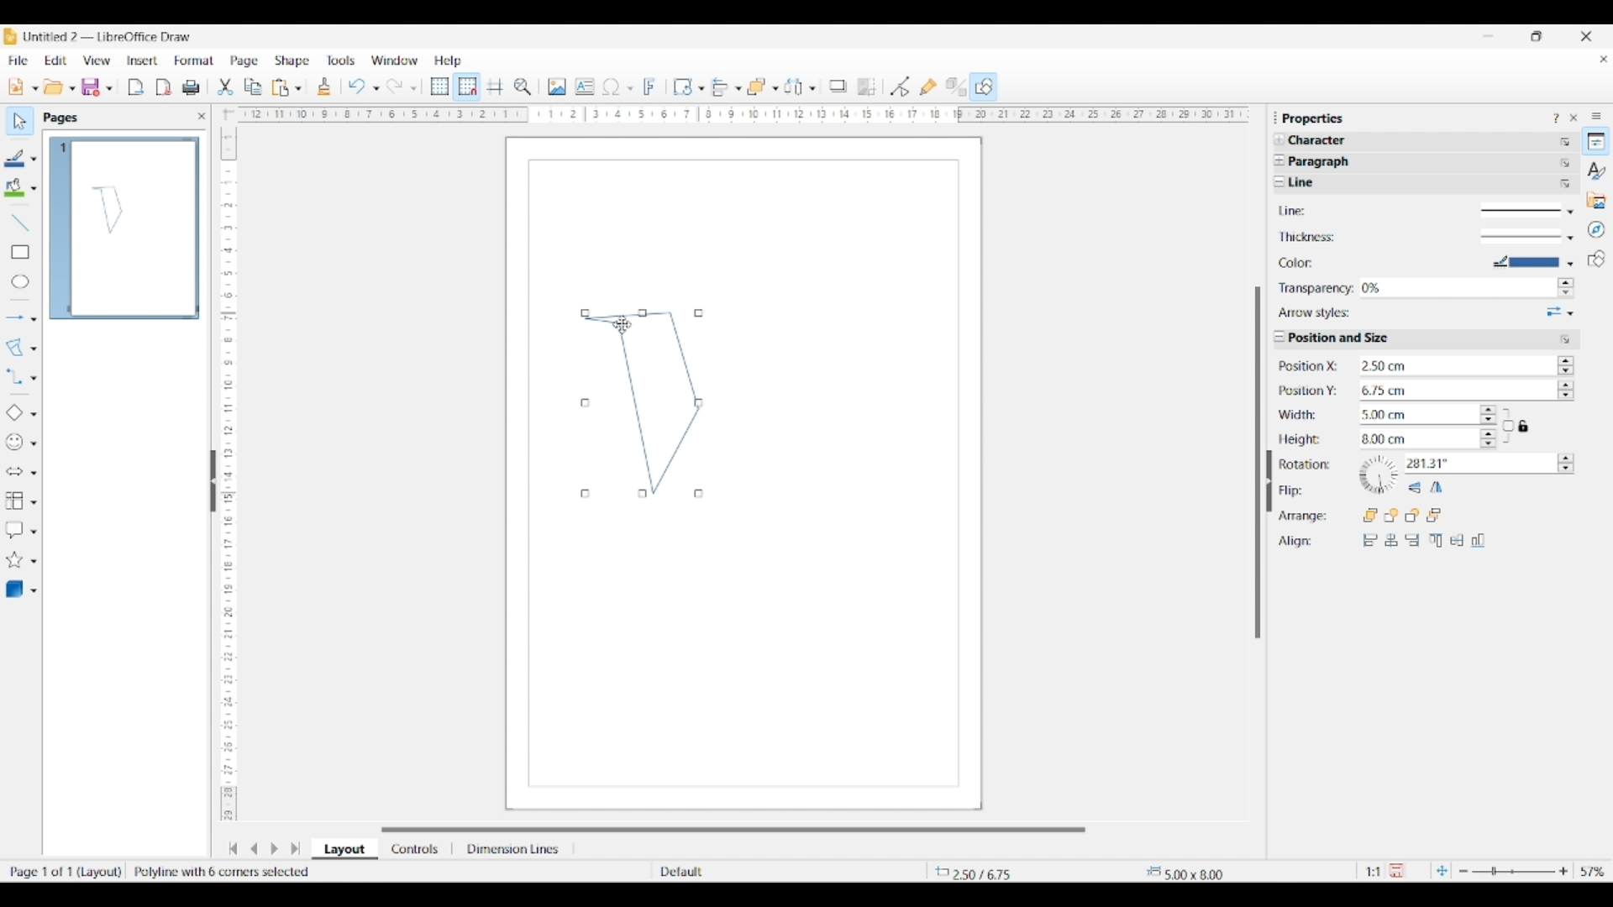 This screenshot has height=907, width=1613. I want to click on Move to next slide, so click(274, 849).